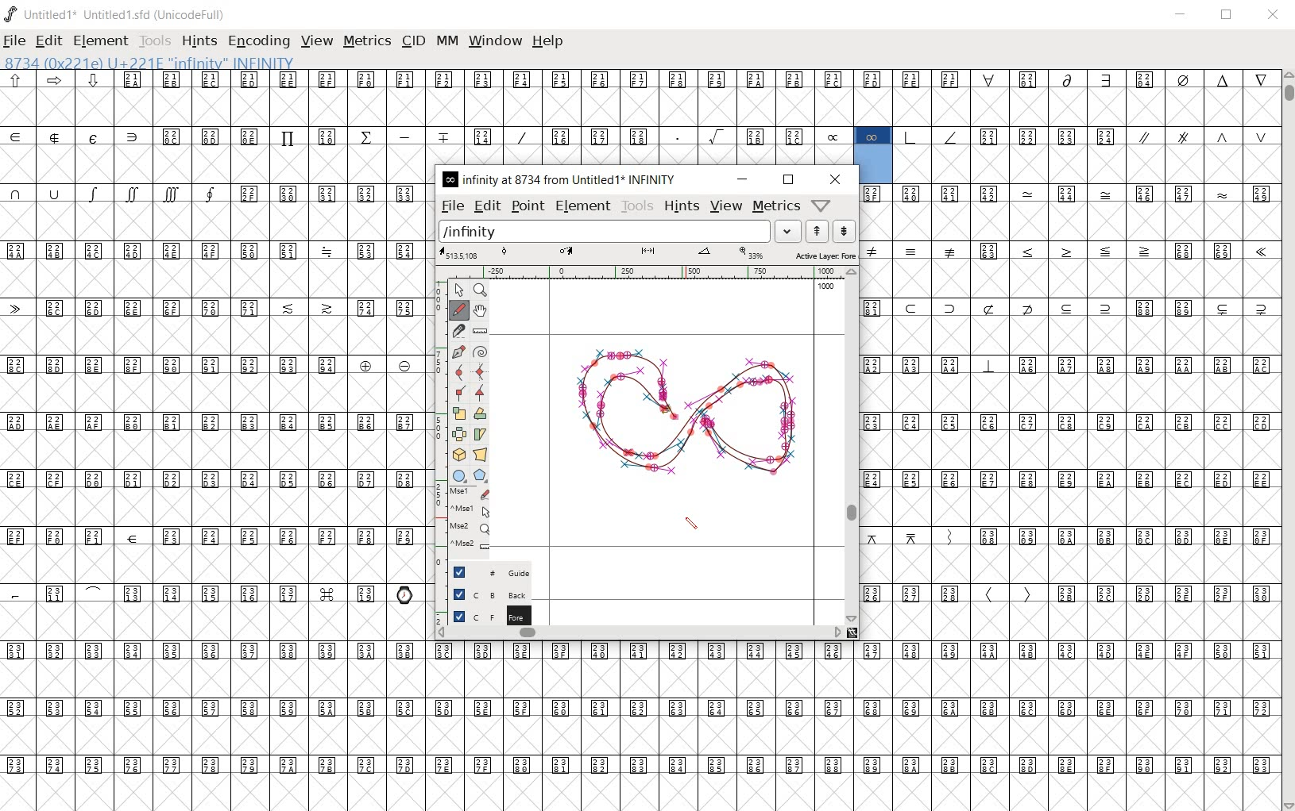 This screenshot has width=1295, height=811. What do you see at coordinates (1008, 594) in the screenshot?
I see `symbols` at bounding box center [1008, 594].